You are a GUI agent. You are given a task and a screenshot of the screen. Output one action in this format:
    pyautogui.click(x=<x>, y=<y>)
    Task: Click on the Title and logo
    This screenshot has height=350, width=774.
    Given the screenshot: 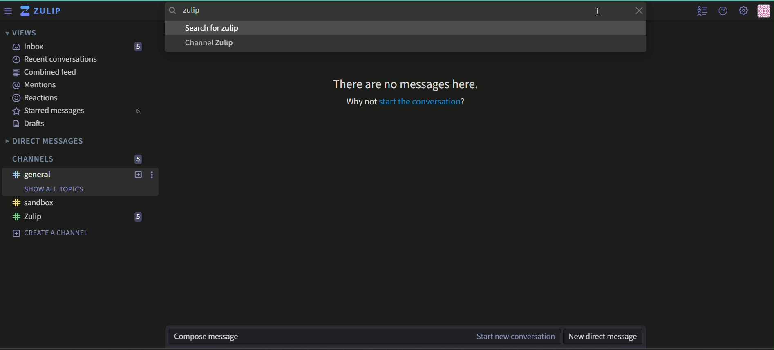 What is the action you would take?
    pyautogui.click(x=43, y=12)
    